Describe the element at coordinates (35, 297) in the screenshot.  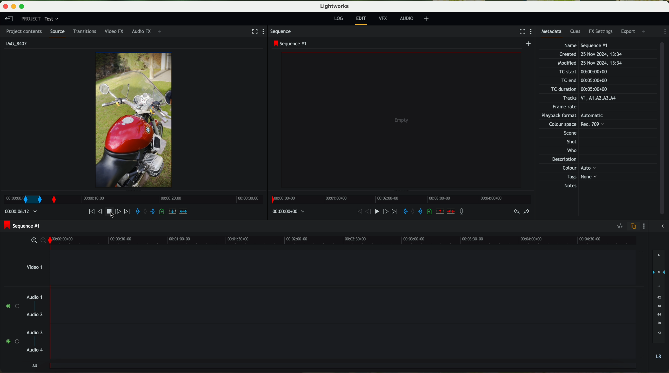
I see `audio 1` at that location.